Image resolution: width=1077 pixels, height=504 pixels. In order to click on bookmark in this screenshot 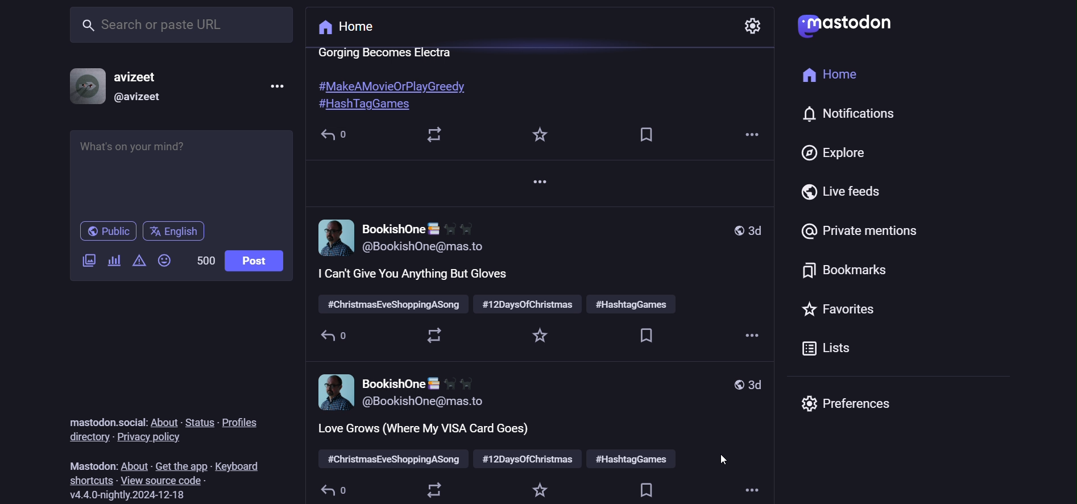, I will do `click(642, 489)`.